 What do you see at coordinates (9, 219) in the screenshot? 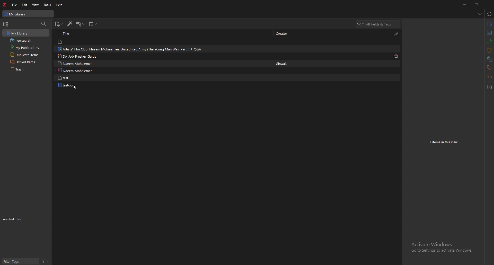
I see `non test` at bounding box center [9, 219].